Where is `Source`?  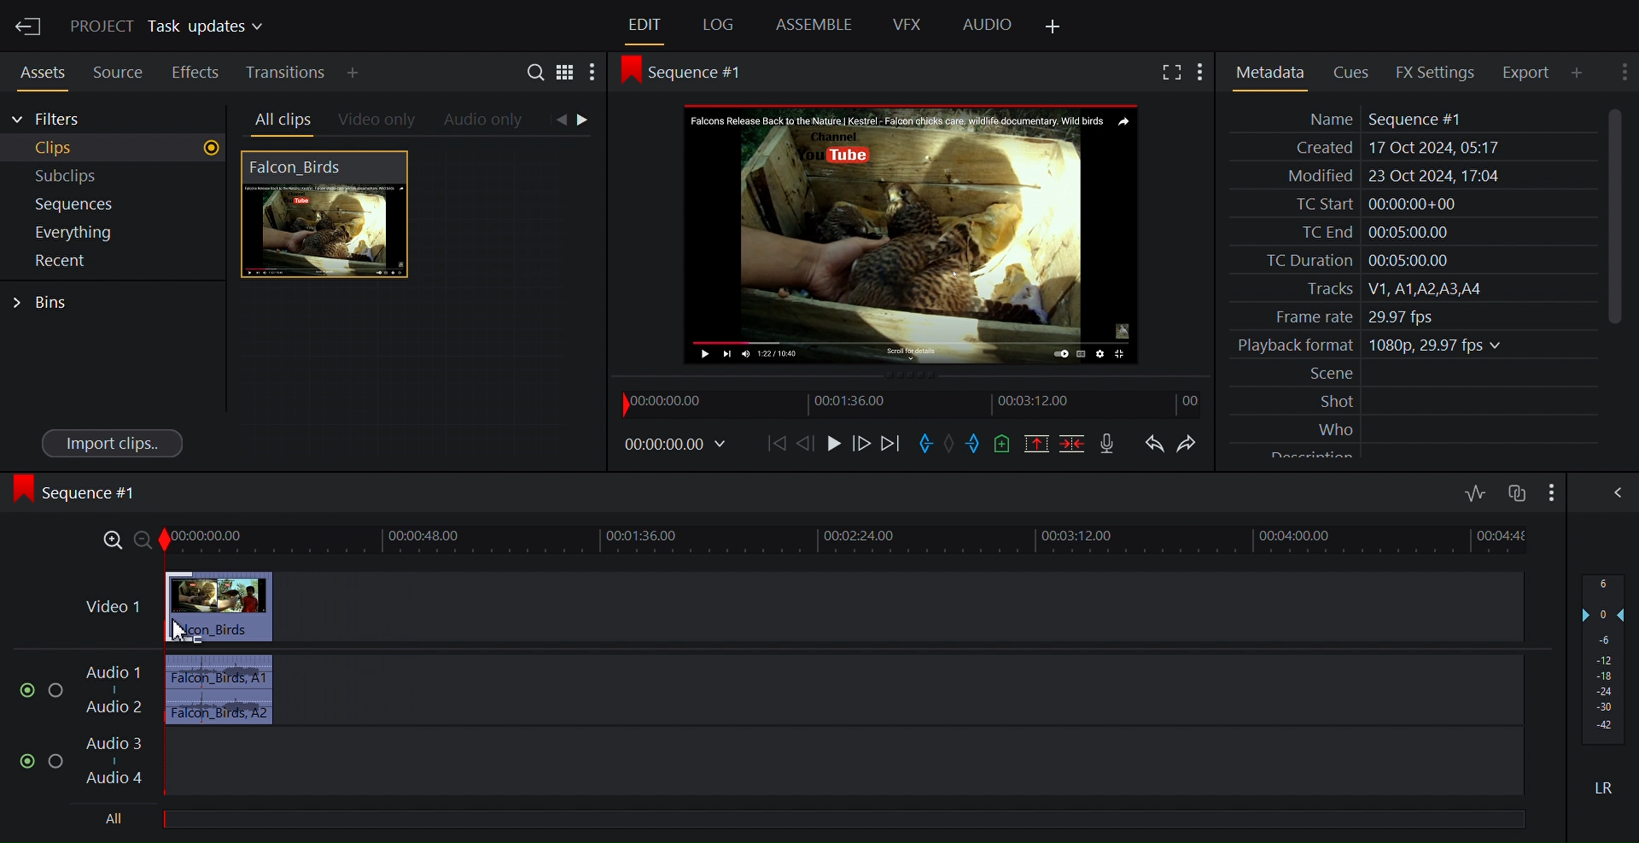
Source is located at coordinates (119, 70).